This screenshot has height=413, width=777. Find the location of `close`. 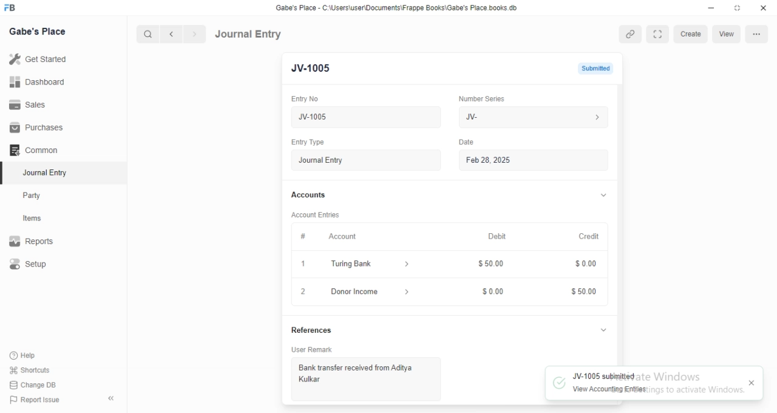

close is located at coordinates (302, 292).